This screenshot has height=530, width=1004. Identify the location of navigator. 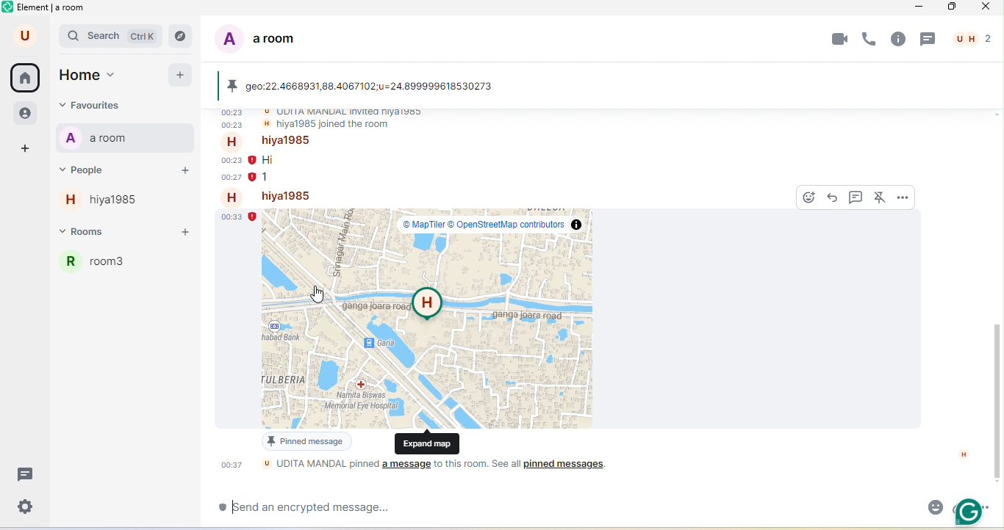
(184, 35).